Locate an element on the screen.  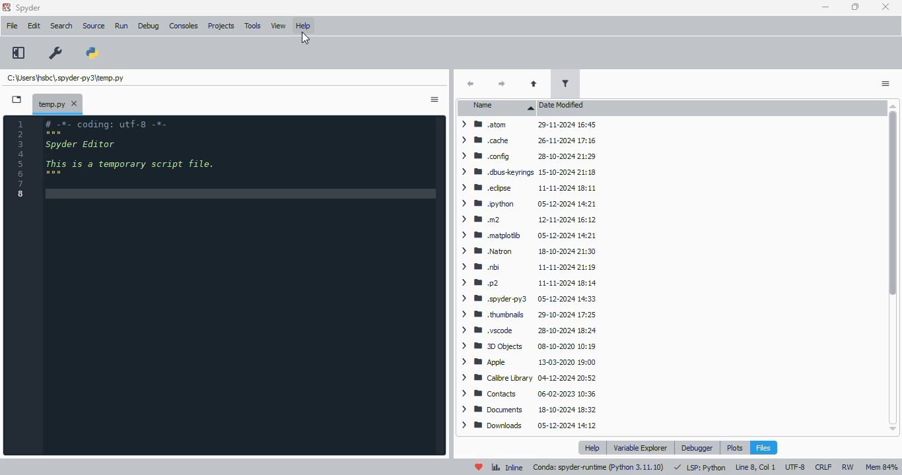
> BB .vscode 28-10-2024 18:24 is located at coordinates (527, 330).